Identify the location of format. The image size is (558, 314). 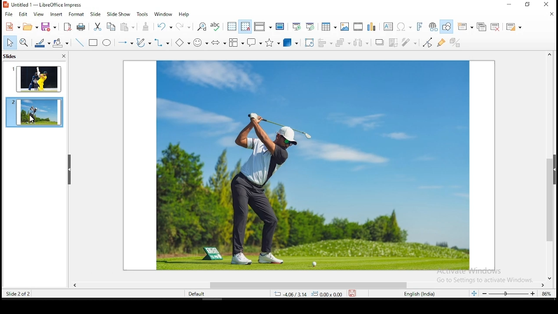
(77, 15).